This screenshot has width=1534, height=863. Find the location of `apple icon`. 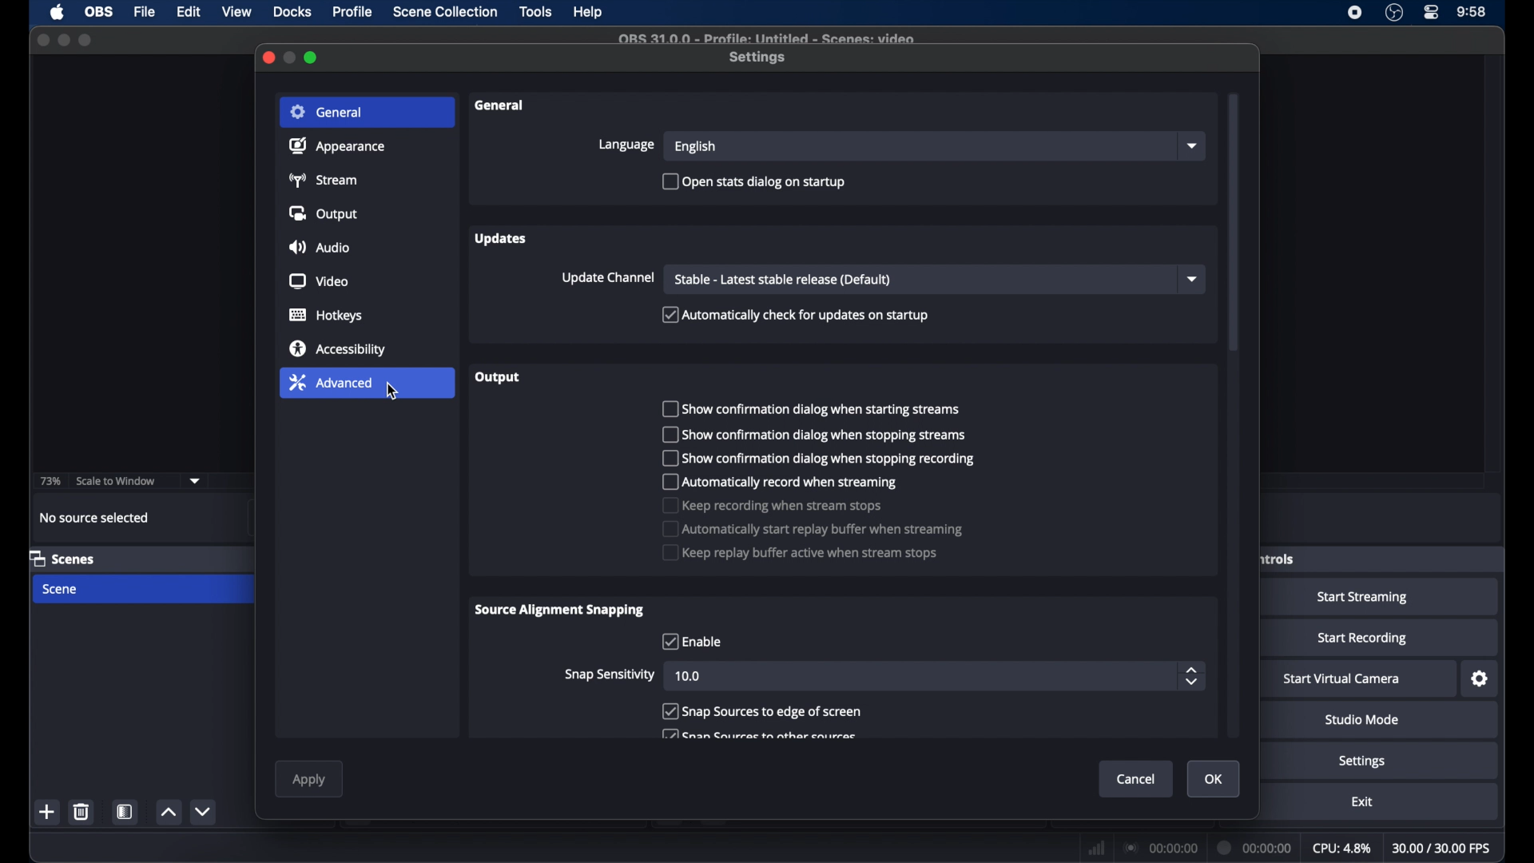

apple icon is located at coordinates (57, 13).